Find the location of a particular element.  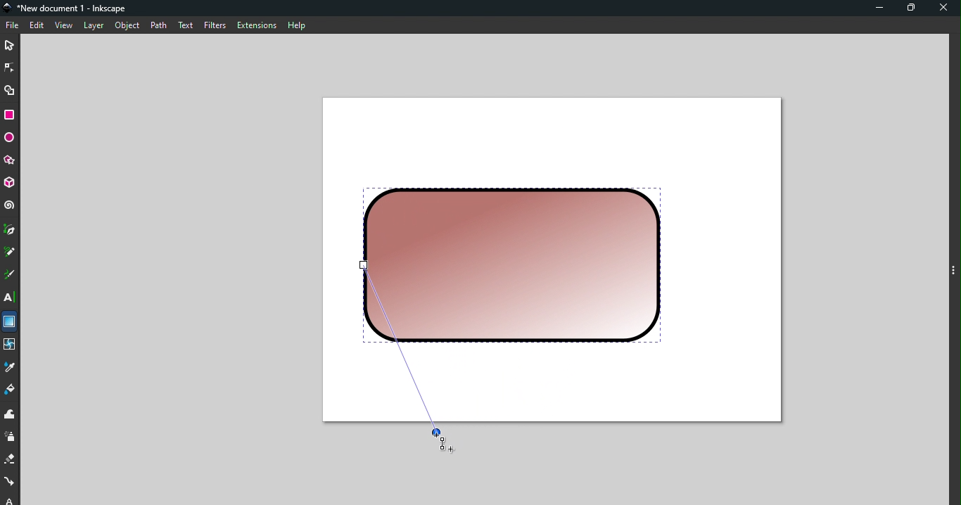

Text is located at coordinates (185, 24).